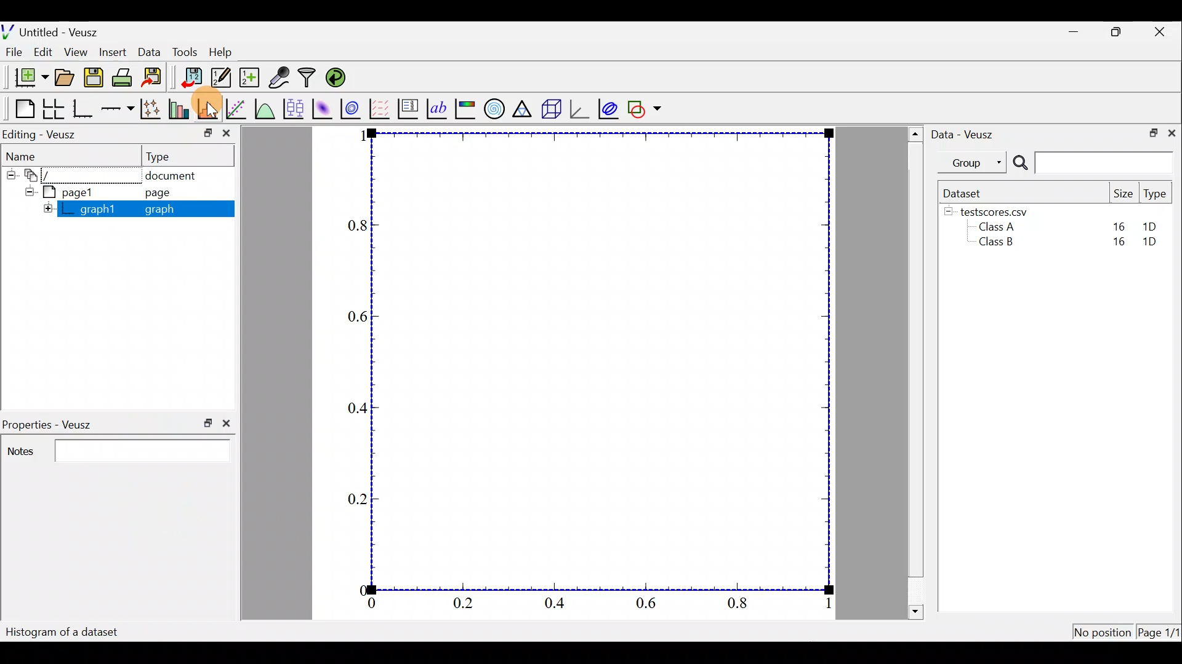 This screenshot has width=1182, height=664. What do you see at coordinates (10, 175) in the screenshot?
I see `hide` at bounding box center [10, 175].